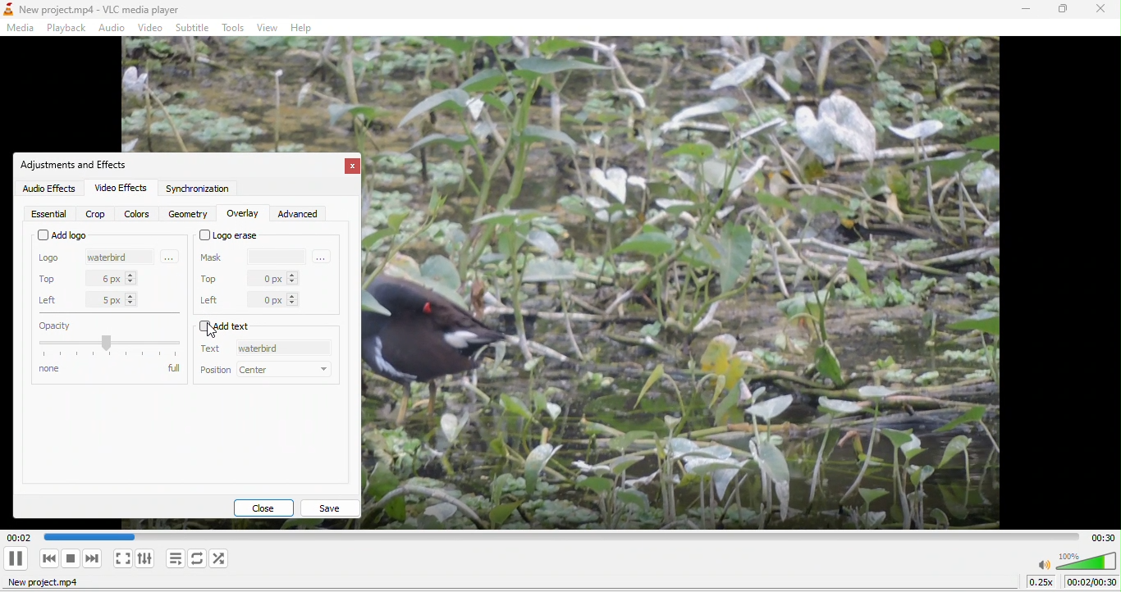 The image size is (1121, 592). What do you see at coordinates (217, 330) in the screenshot?
I see `cursor movement` at bounding box center [217, 330].